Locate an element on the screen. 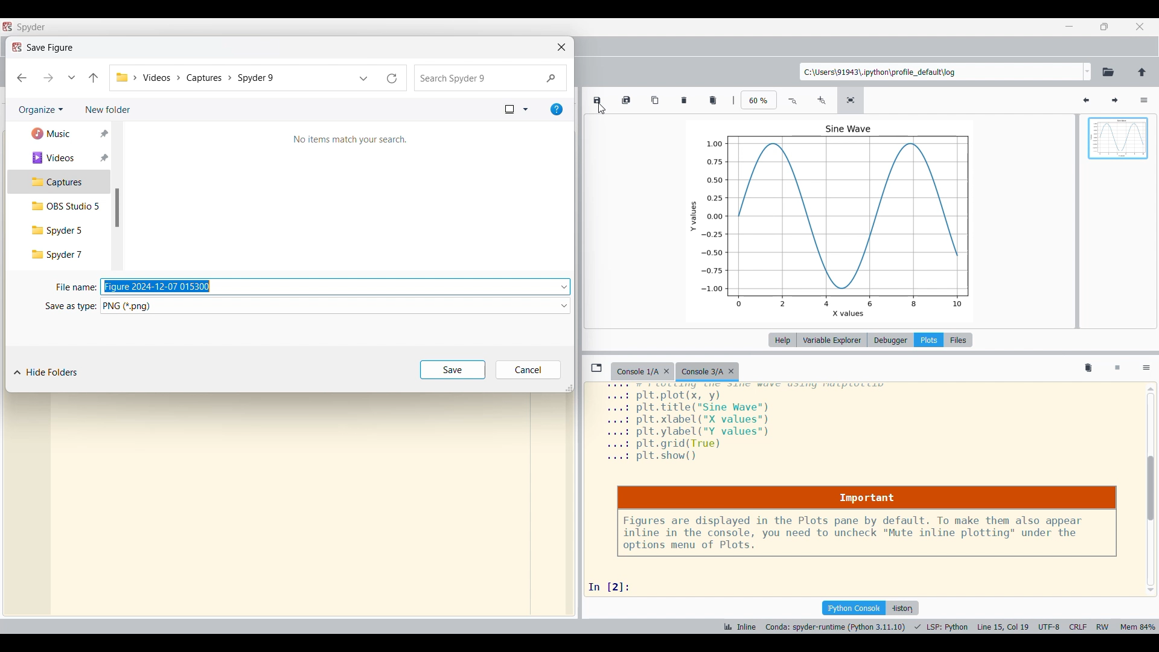 The width and height of the screenshot is (1159, 652). Browse working directory is located at coordinates (1109, 72).